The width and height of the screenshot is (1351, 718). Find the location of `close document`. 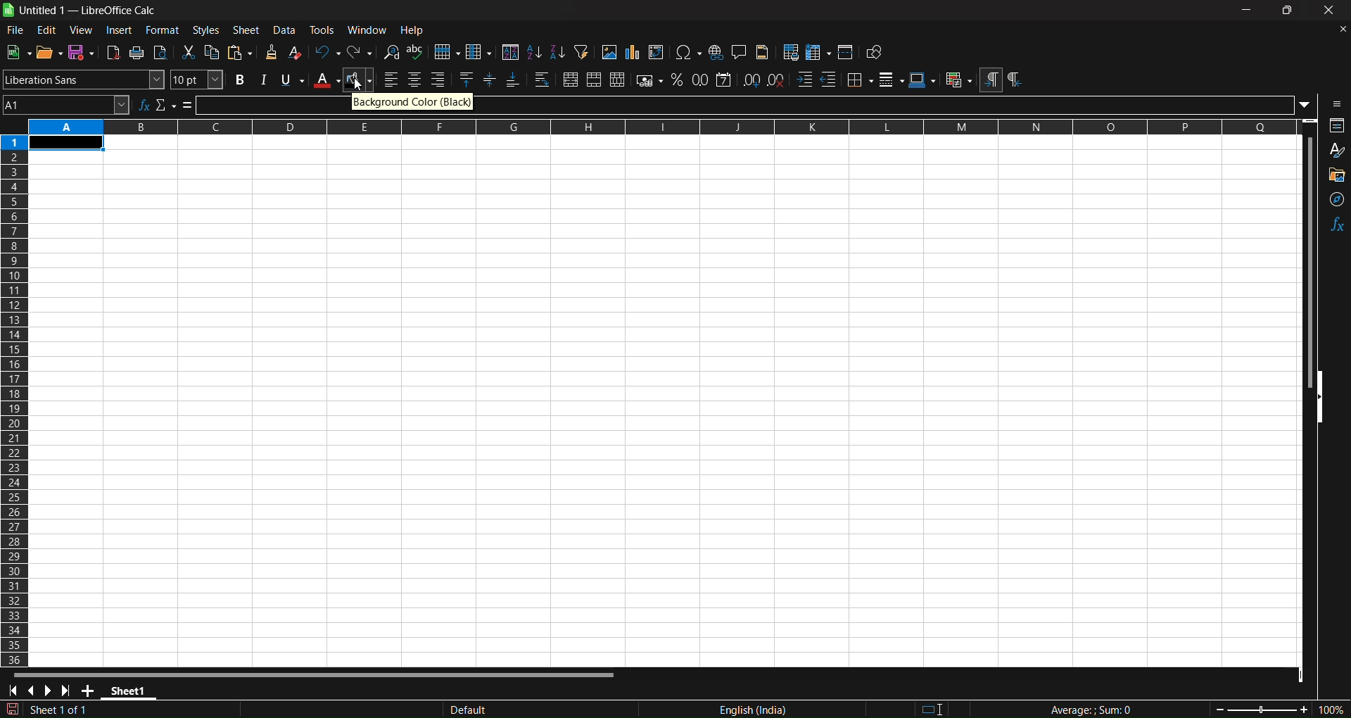

close document is located at coordinates (1338, 30).